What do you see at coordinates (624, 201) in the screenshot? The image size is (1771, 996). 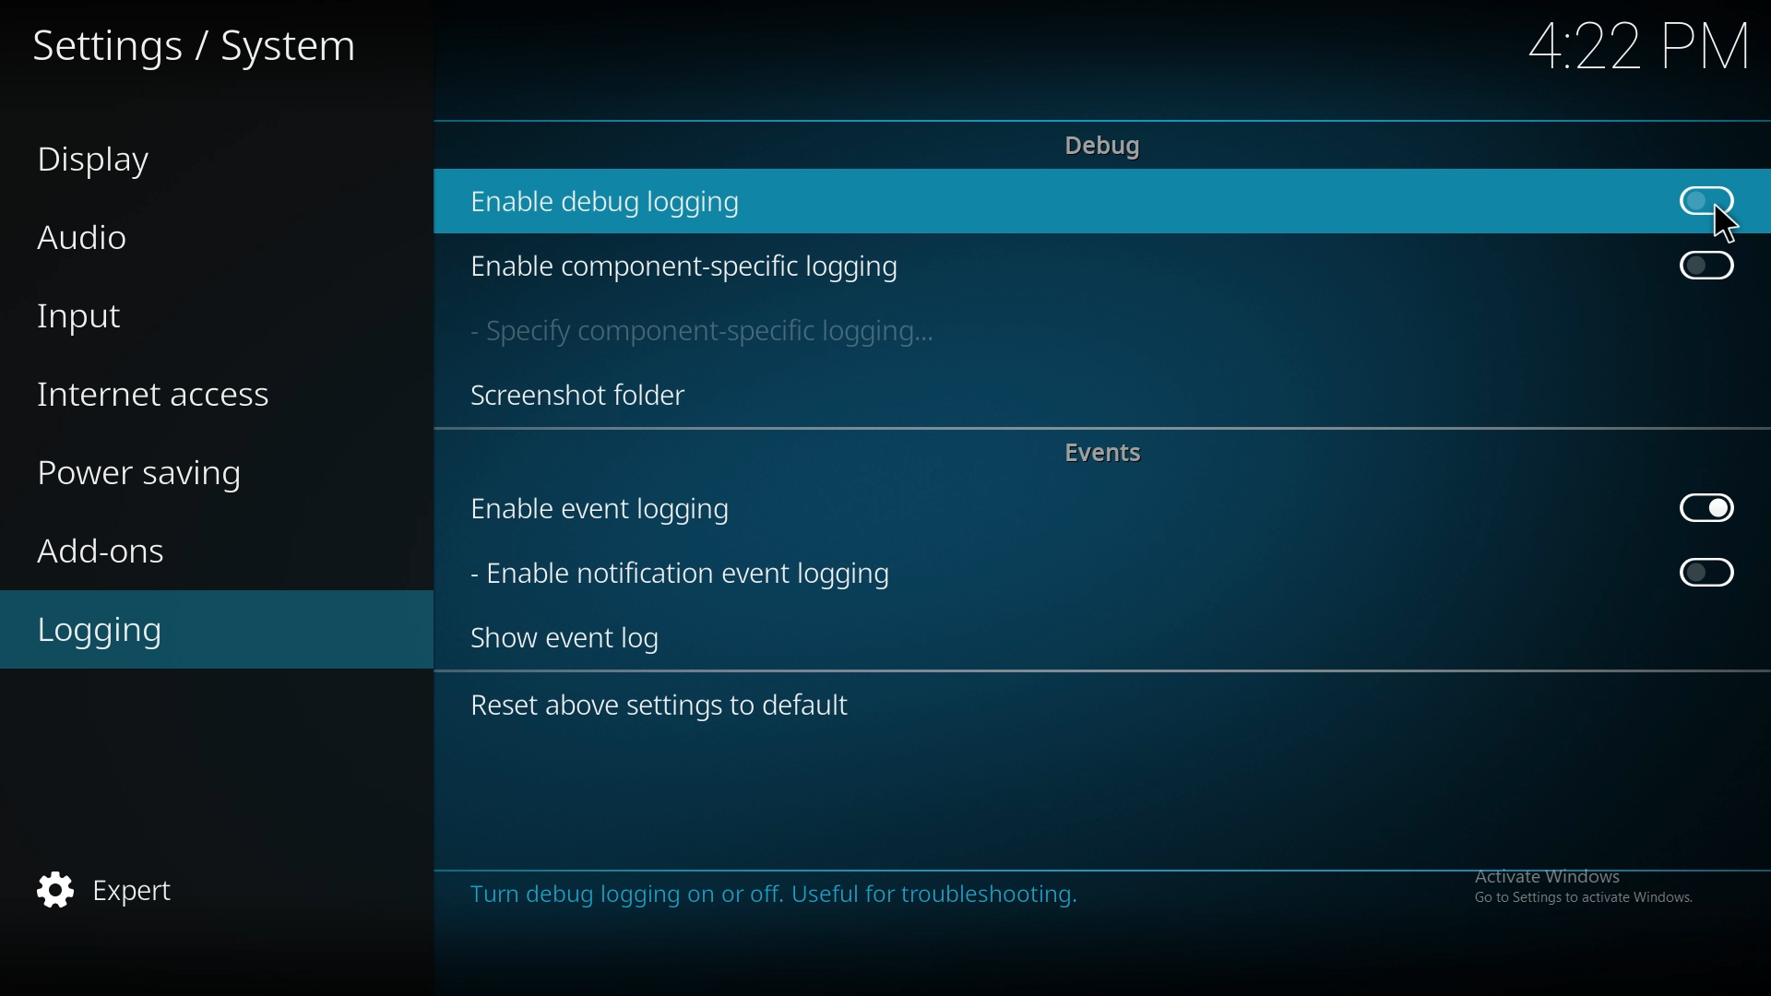 I see `enable debug logging` at bounding box center [624, 201].